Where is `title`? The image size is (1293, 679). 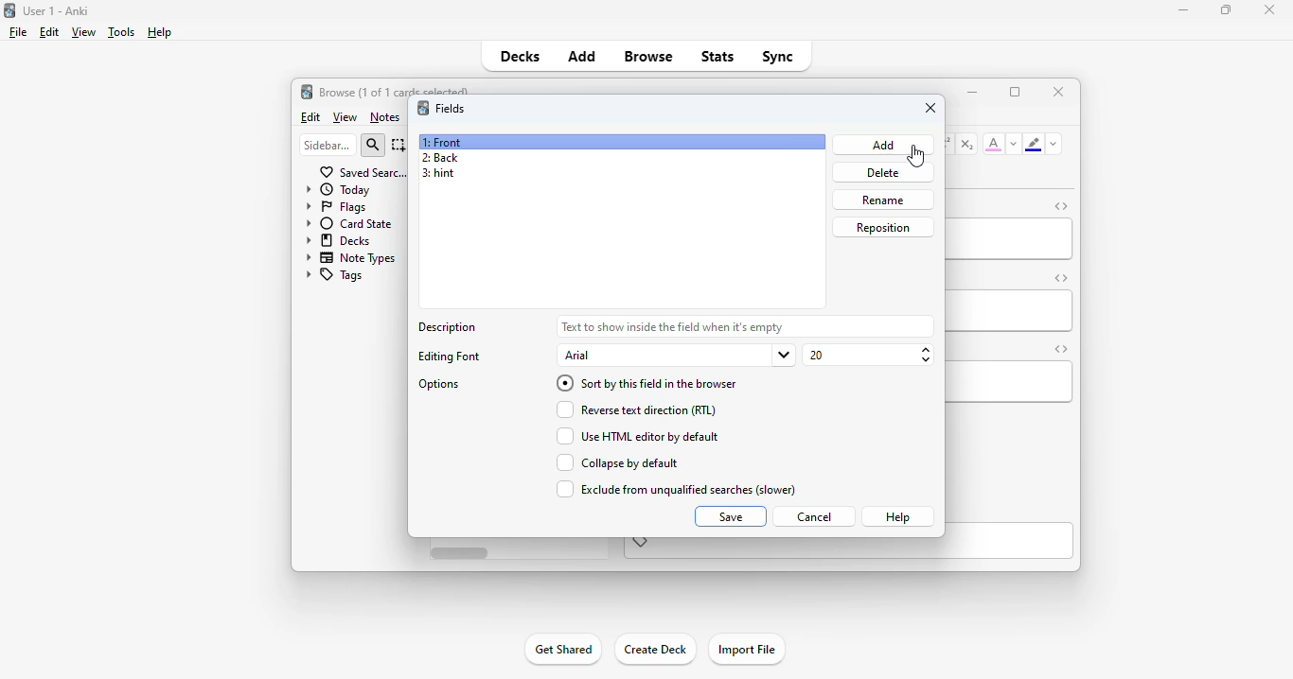 title is located at coordinates (57, 10).